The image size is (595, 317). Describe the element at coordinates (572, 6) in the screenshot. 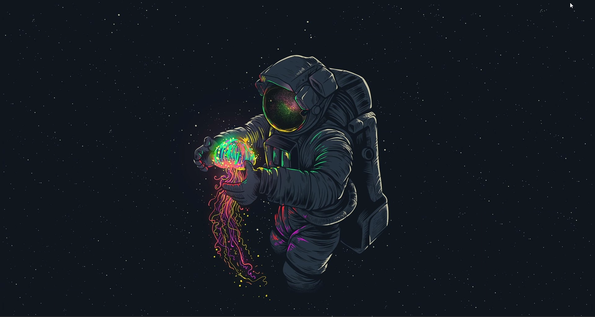

I see `cursor` at that location.